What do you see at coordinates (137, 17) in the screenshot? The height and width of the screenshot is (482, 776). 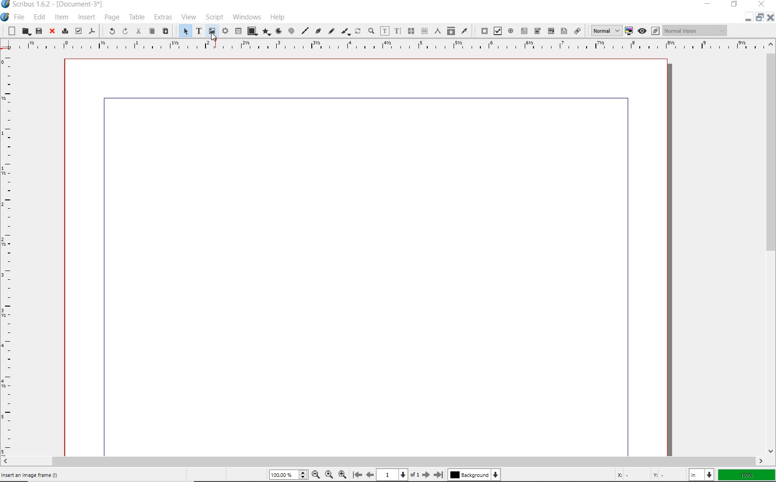 I see `TABLE` at bounding box center [137, 17].